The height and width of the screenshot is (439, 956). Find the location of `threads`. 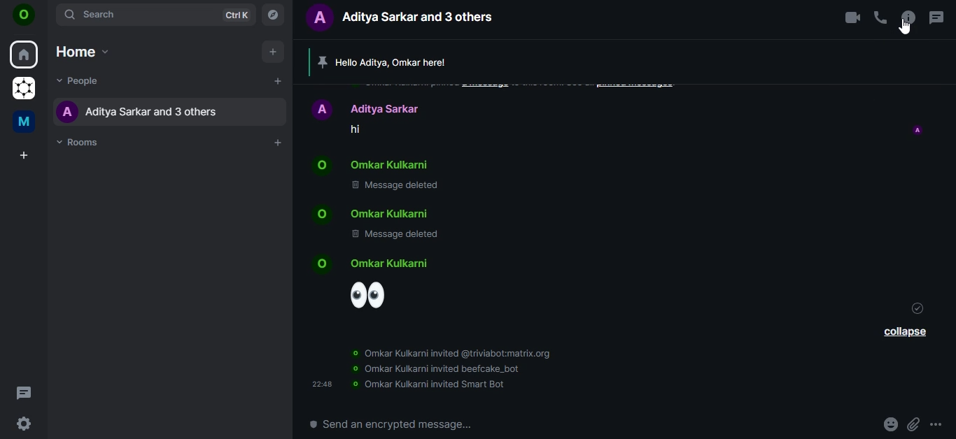

threads is located at coordinates (936, 18).